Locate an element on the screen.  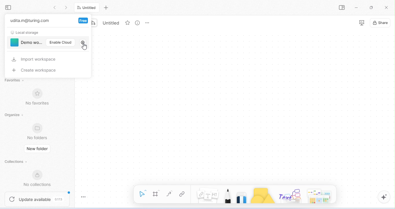
enable cloud is located at coordinates (60, 42).